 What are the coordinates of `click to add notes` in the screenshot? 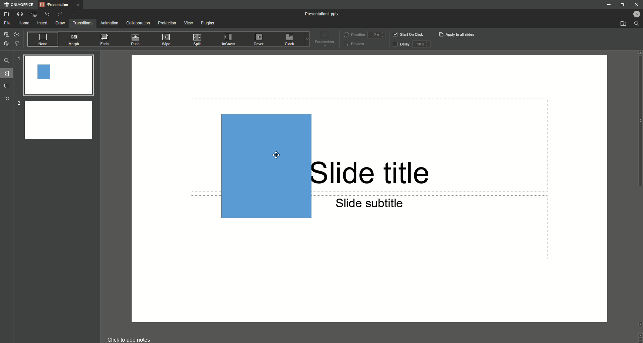 It's located at (131, 338).